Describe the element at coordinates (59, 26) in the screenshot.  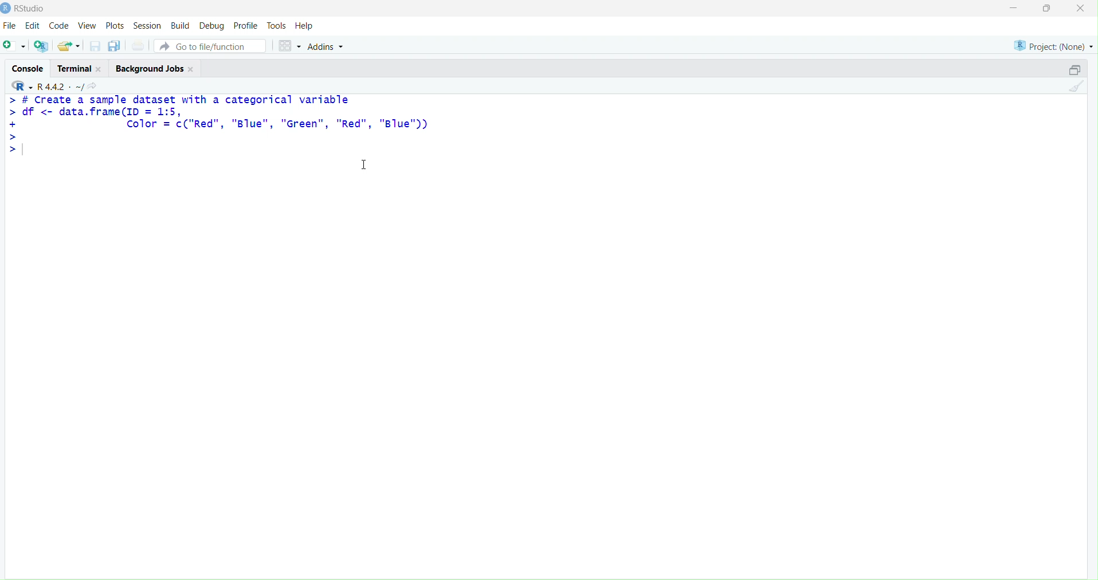
I see `code` at that location.